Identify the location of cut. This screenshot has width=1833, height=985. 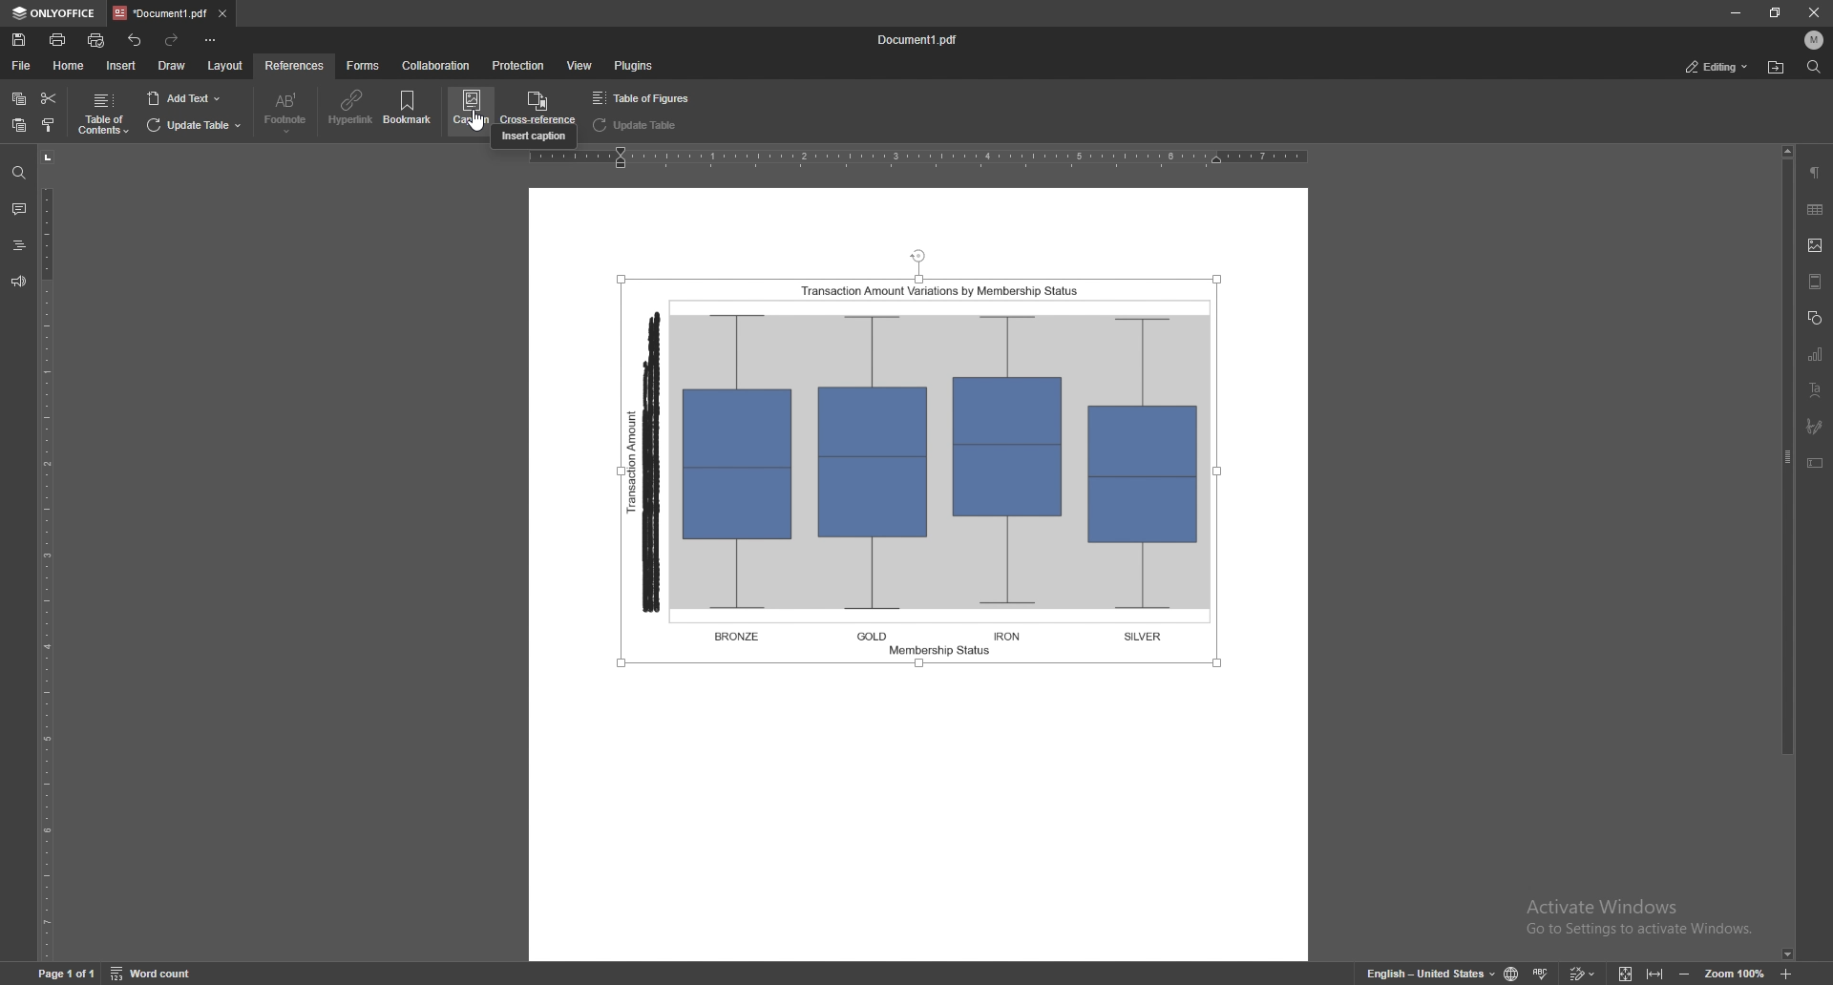
(49, 99).